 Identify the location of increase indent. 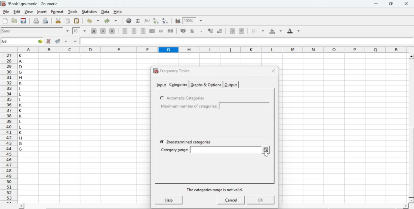
(241, 31).